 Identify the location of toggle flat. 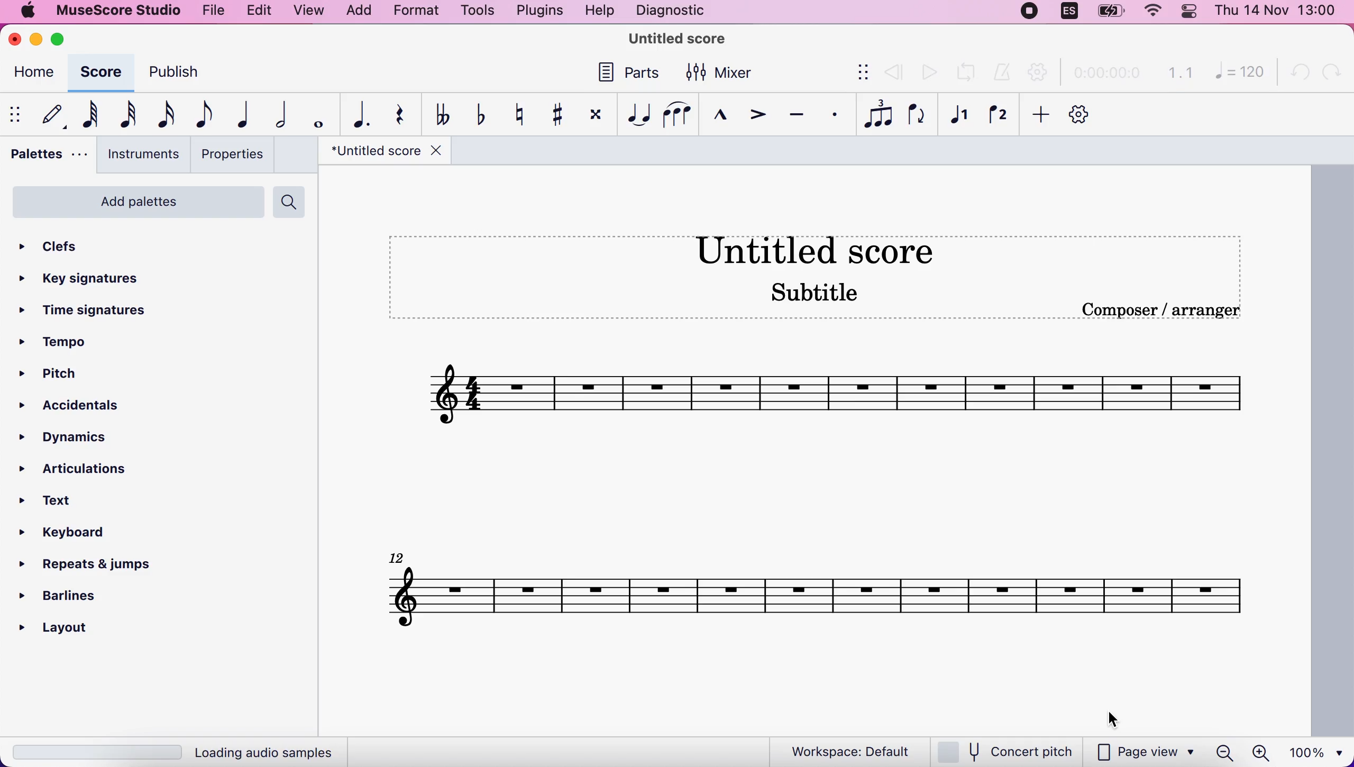
(477, 114).